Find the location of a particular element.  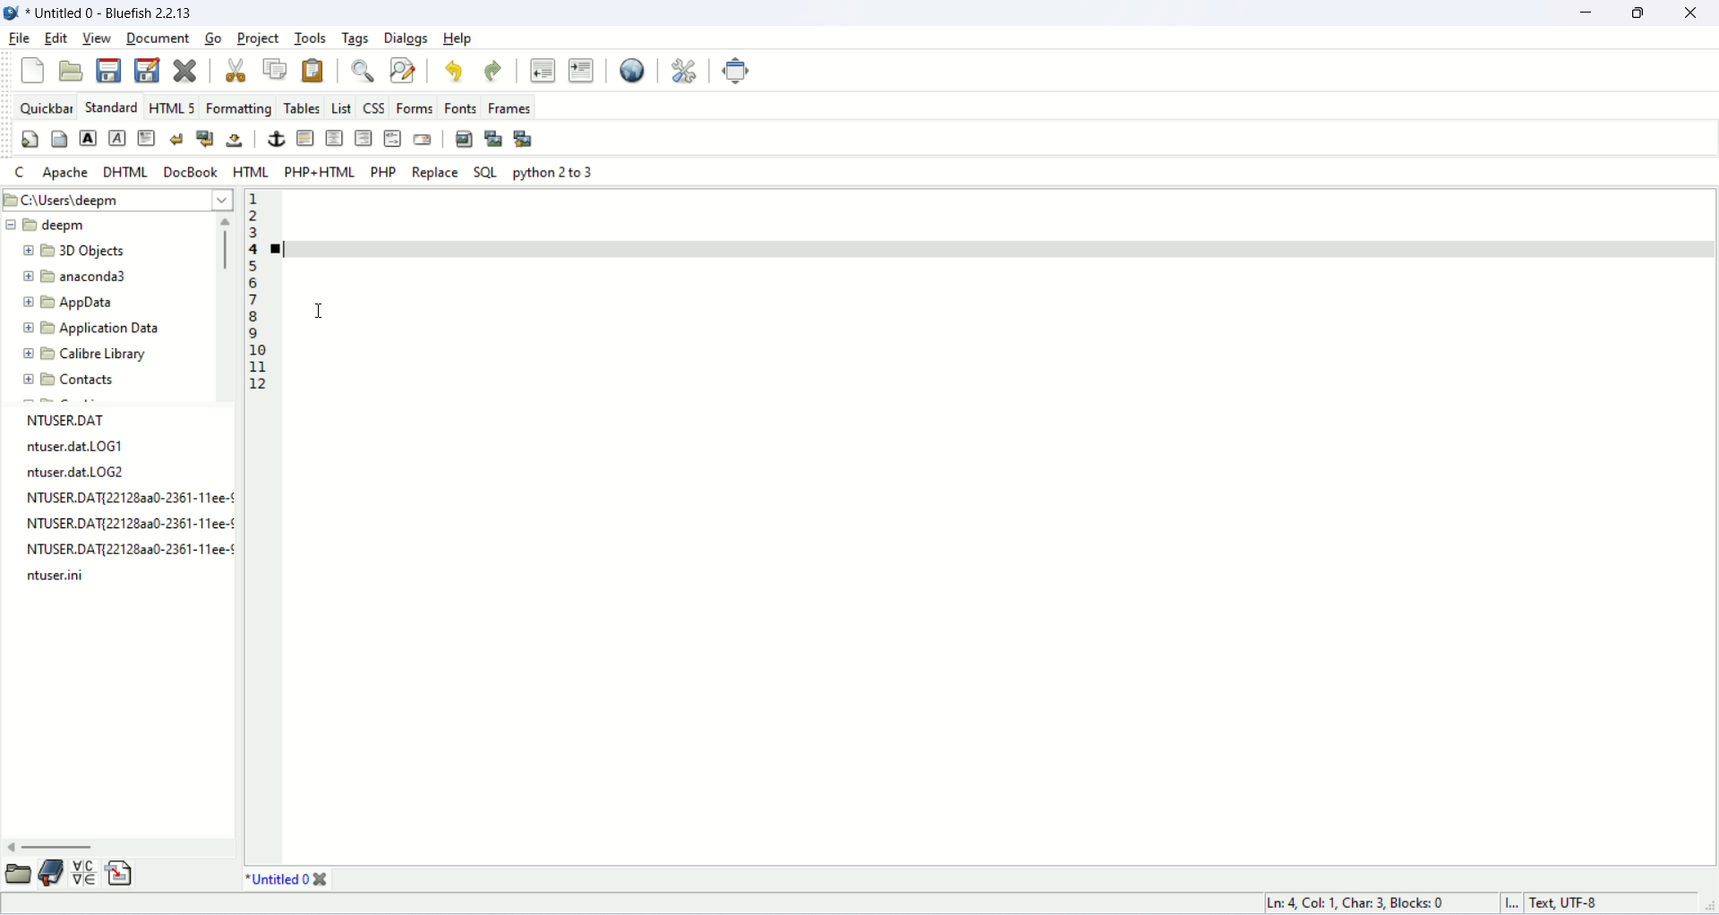

maximize is located at coordinates (1640, 13).